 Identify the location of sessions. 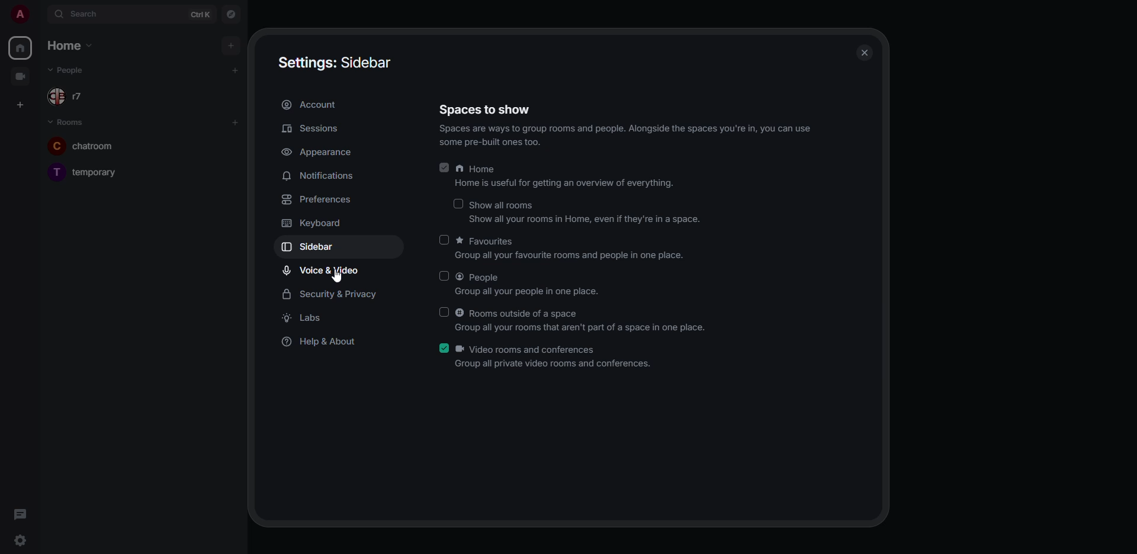
(314, 129).